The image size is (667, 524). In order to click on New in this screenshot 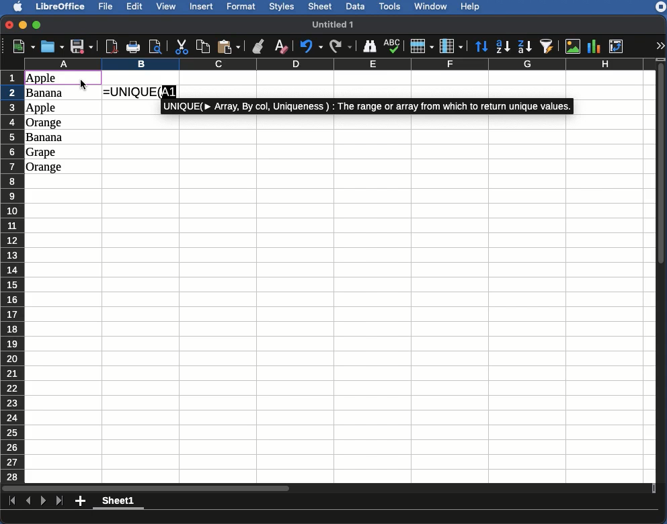, I will do `click(20, 46)`.